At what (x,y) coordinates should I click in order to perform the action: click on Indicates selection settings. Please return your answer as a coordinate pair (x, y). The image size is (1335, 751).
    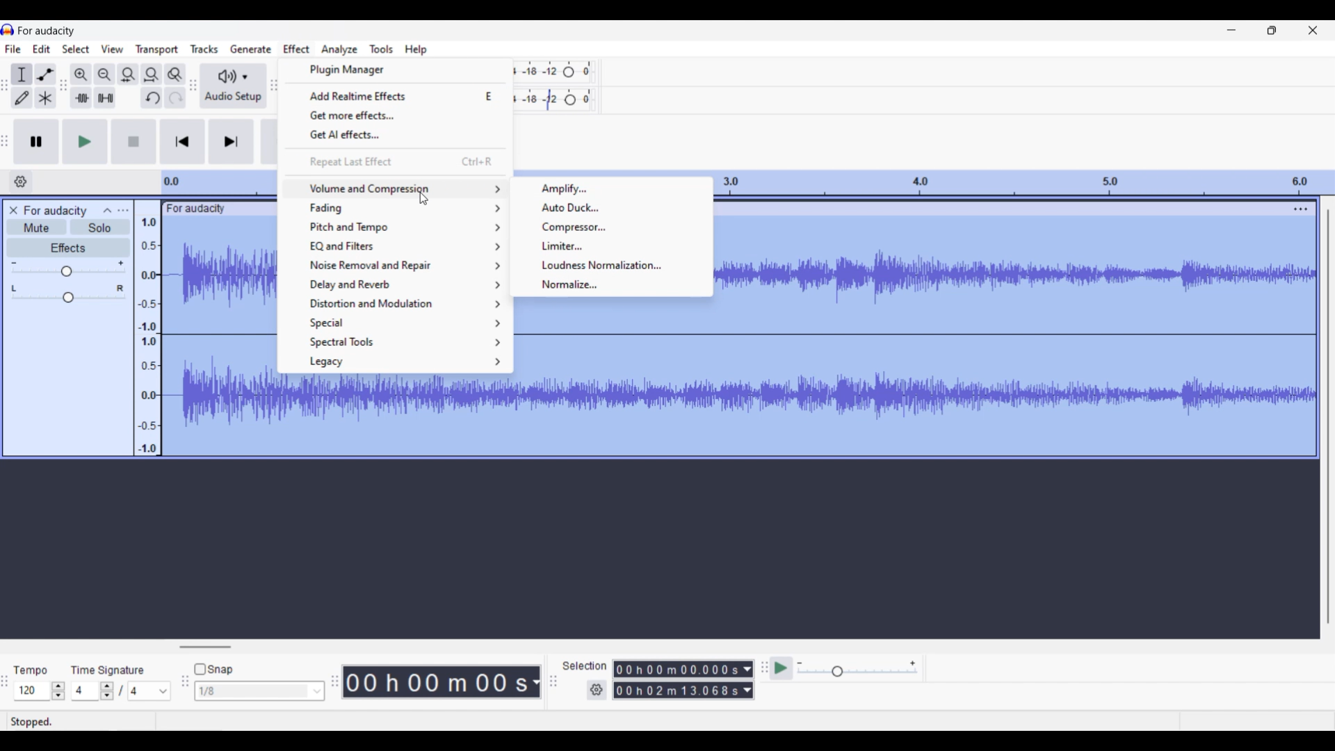
    Looking at the image, I should click on (584, 665).